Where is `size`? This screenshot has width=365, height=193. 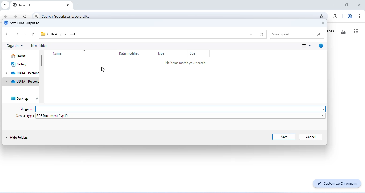
size is located at coordinates (194, 54).